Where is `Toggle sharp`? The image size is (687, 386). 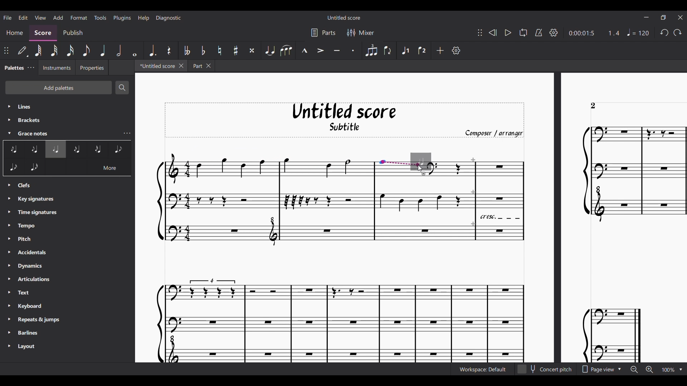
Toggle sharp is located at coordinates (235, 51).